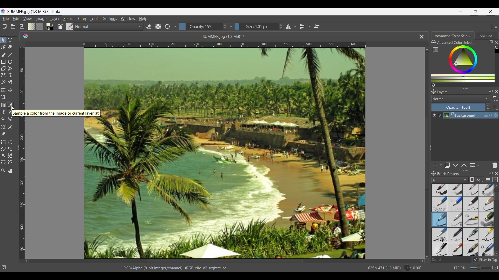 The height and width of the screenshot is (280, 499). What do you see at coordinates (3, 134) in the screenshot?
I see `Reference images tool` at bounding box center [3, 134].